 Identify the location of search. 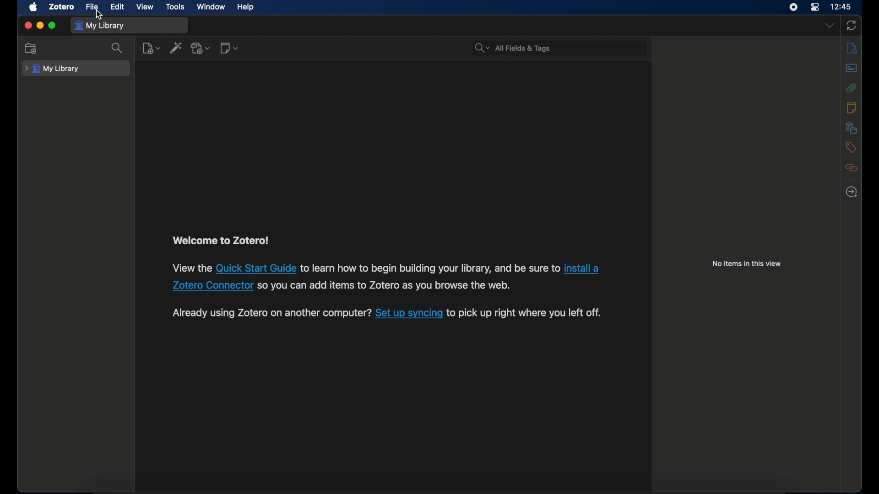
(513, 48).